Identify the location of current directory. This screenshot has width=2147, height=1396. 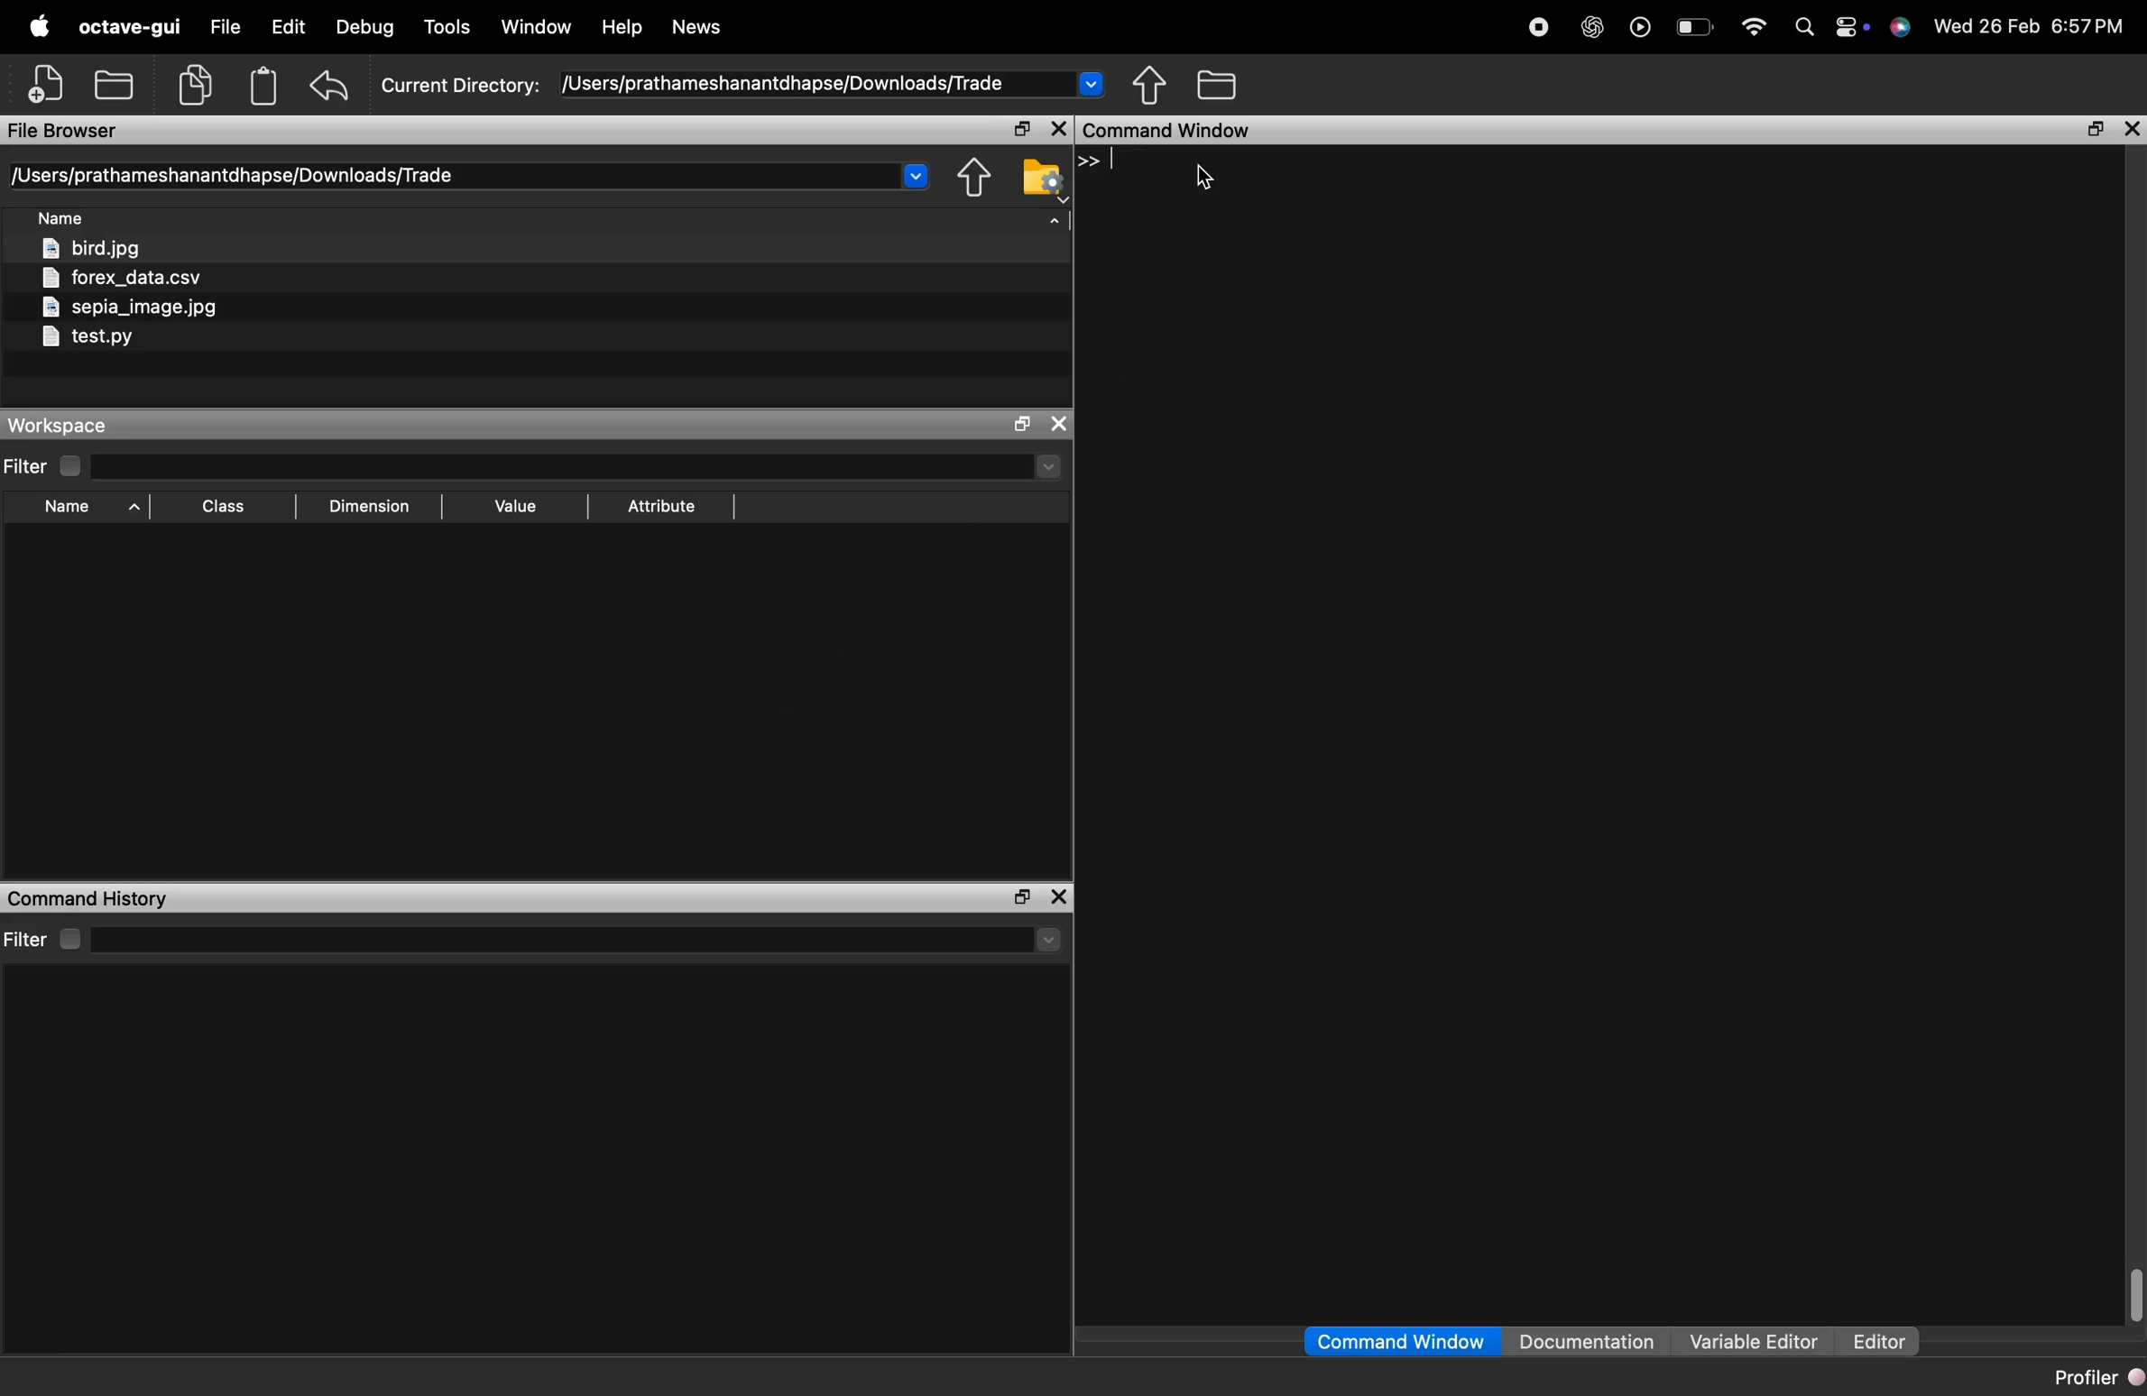
(741, 84).